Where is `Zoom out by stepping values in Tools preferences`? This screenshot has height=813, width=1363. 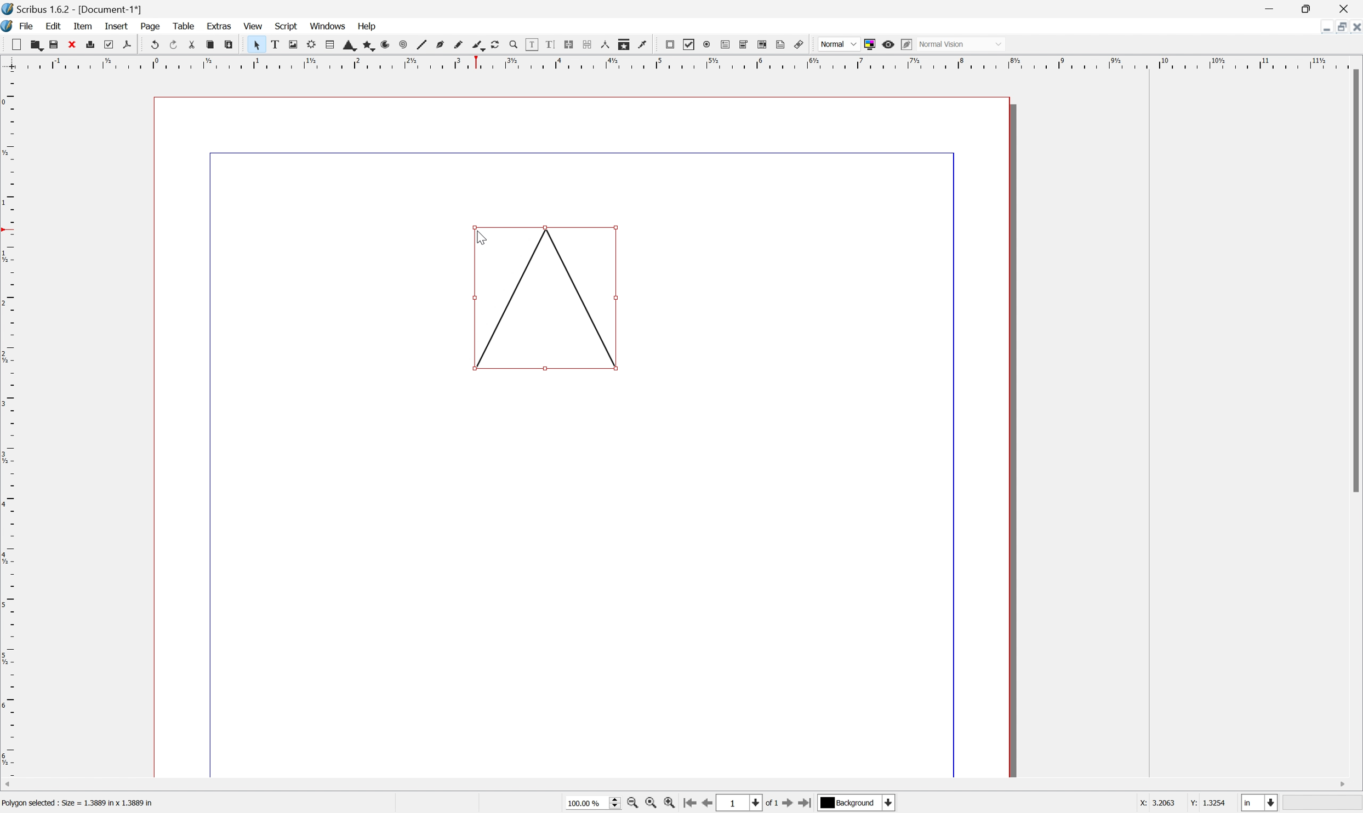
Zoom out by stepping values in Tools preferences is located at coordinates (633, 804).